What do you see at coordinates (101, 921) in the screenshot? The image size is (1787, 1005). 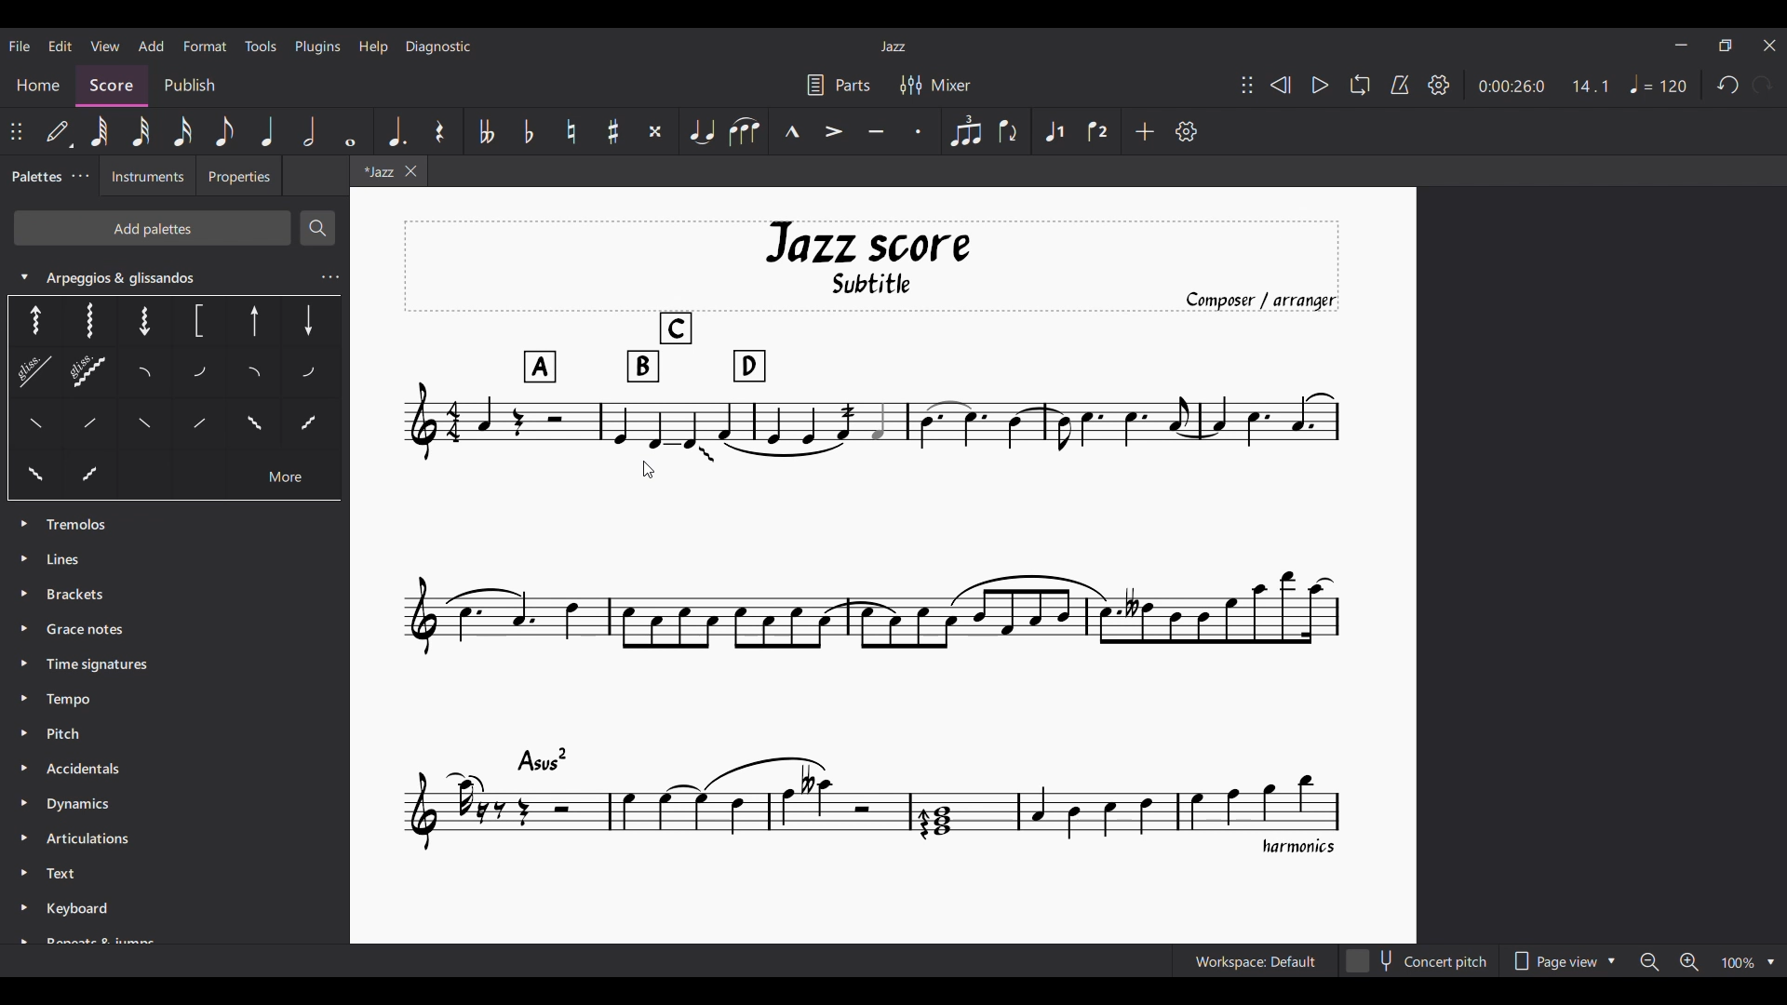 I see `Keyboard` at bounding box center [101, 921].